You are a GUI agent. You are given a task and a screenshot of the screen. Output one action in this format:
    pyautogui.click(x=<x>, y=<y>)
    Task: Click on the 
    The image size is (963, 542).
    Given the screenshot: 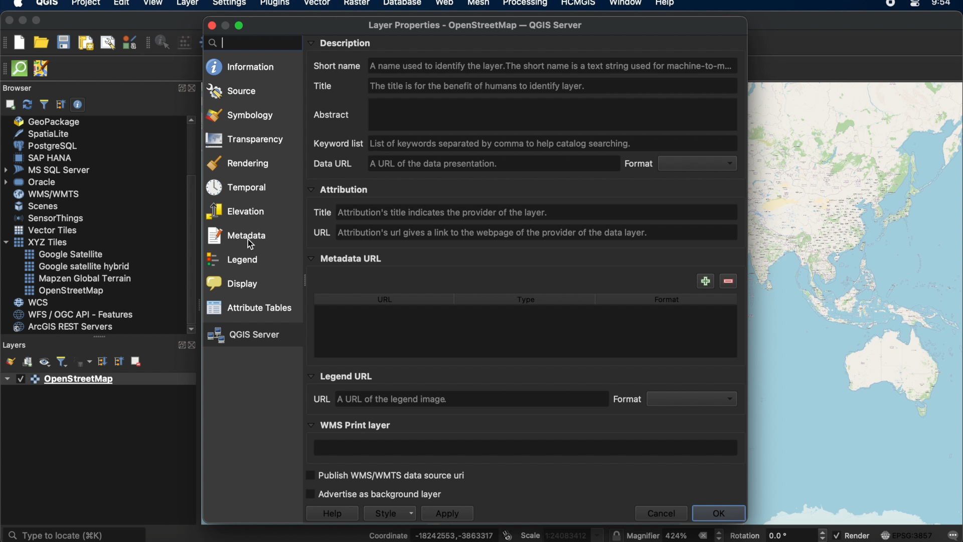 What is the action you would take?
    pyautogui.click(x=682, y=162)
    